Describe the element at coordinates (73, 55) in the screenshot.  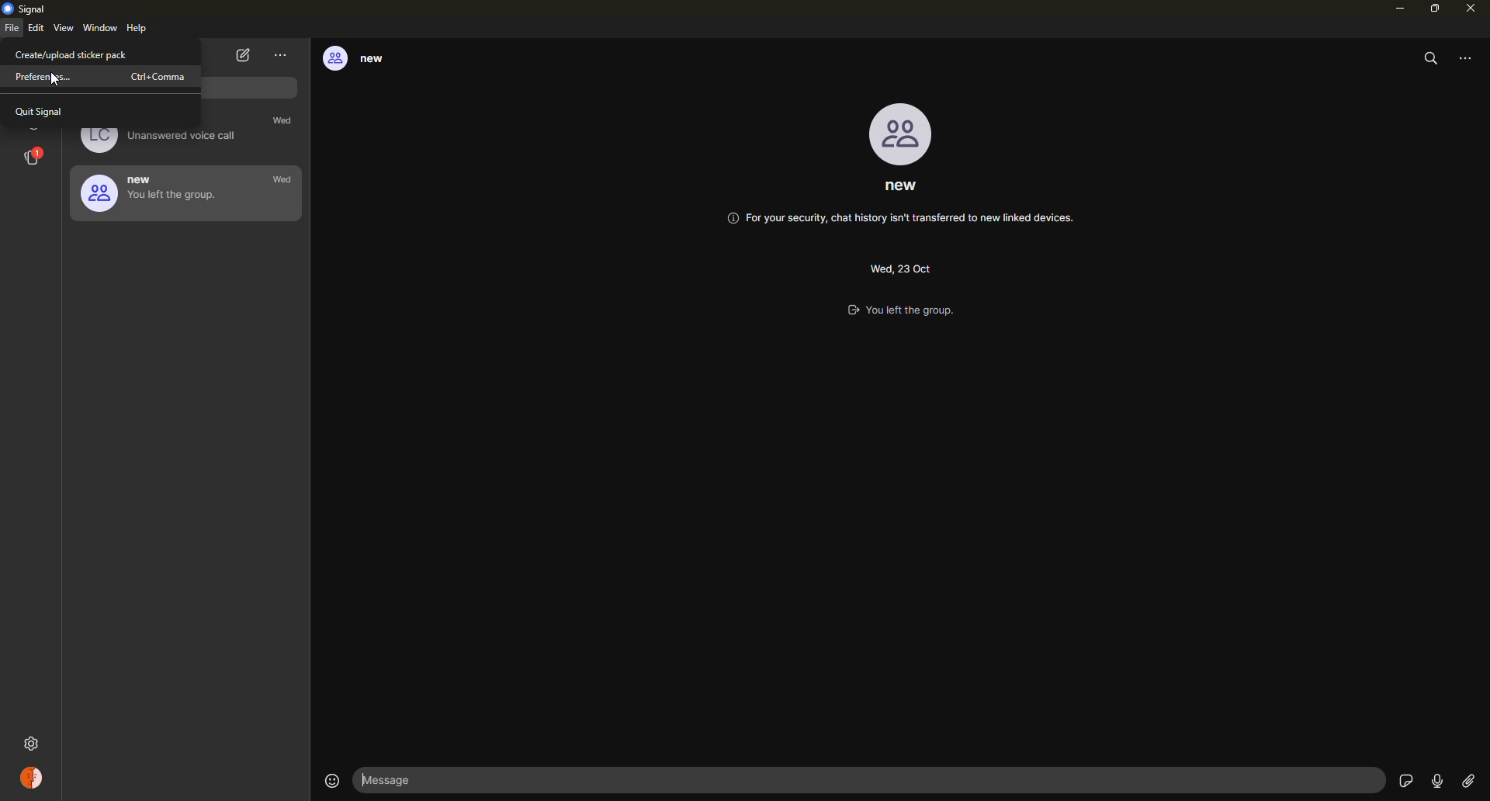
I see `create/upload sticker pack` at that location.